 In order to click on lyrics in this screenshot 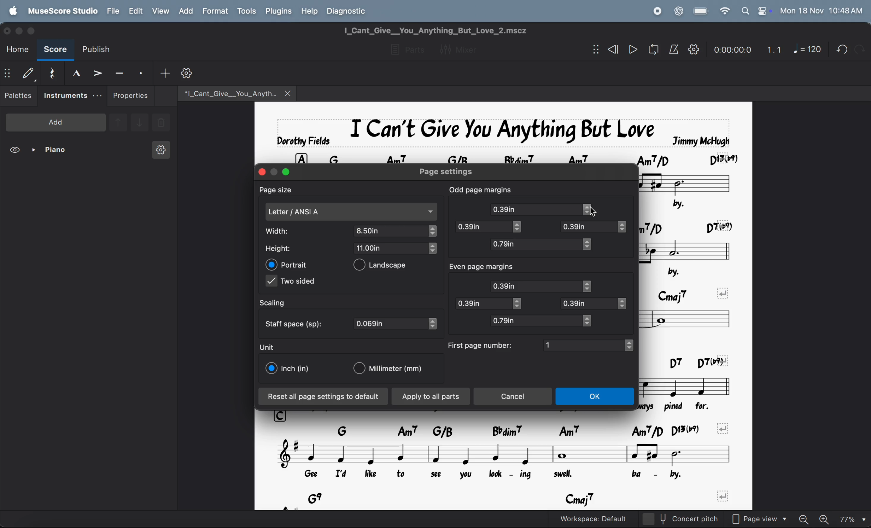, I will do `click(677, 272)`.